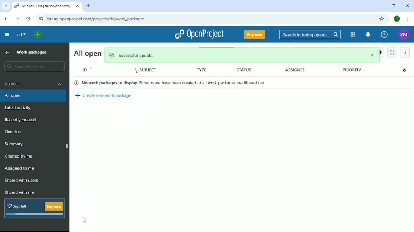 The image size is (414, 232). What do you see at coordinates (41, 19) in the screenshot?
I see `View site information` at bounding box center [41, 19].